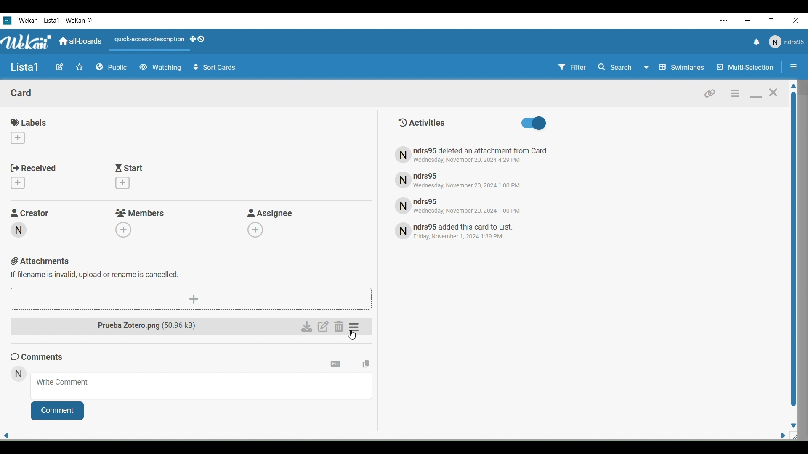 The width and height of the screenshot is (808, 454). Describe the element at coordinates (336, 364) in the screenshot. I see `Settings` at that location.